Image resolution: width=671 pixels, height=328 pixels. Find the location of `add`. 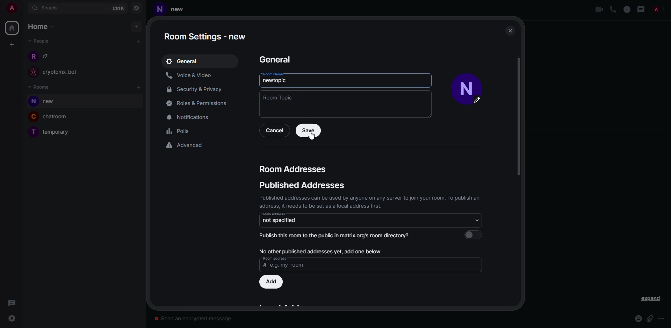

add is located at coordinates (319, 250).